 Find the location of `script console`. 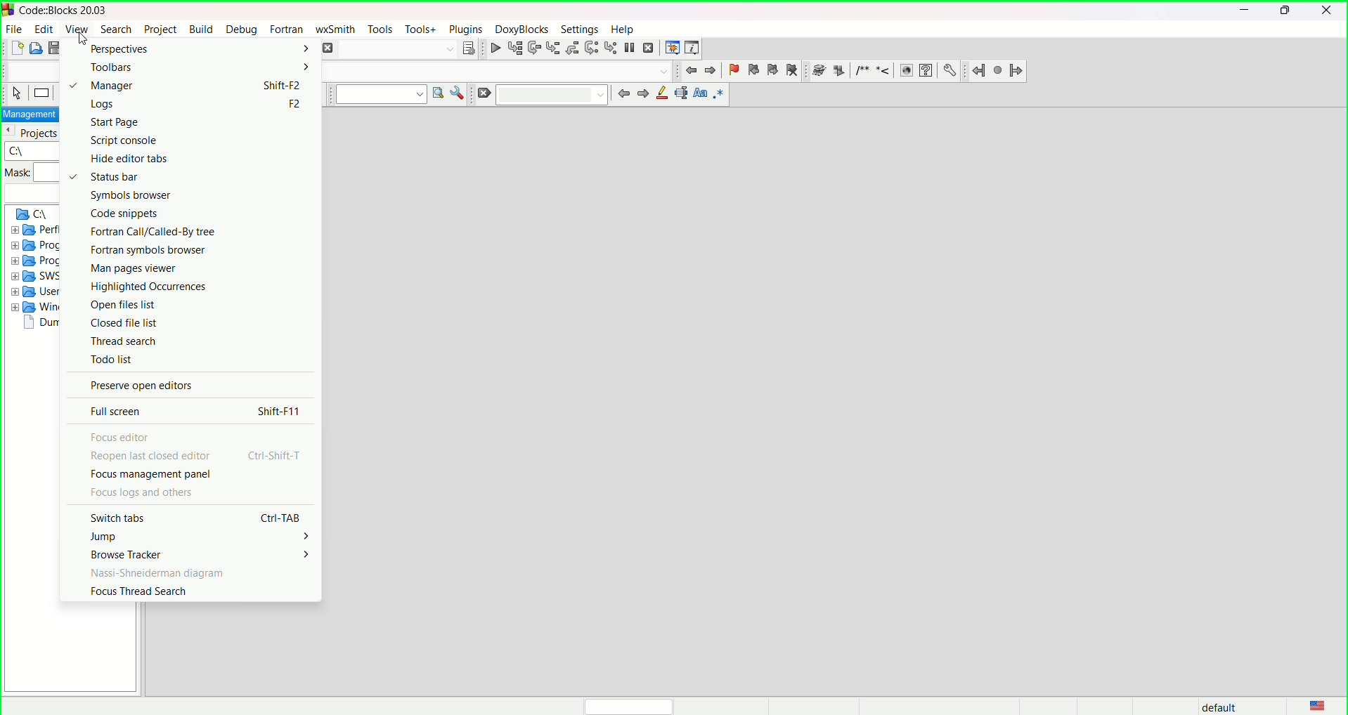

script console is located at coordinates (125, 140).